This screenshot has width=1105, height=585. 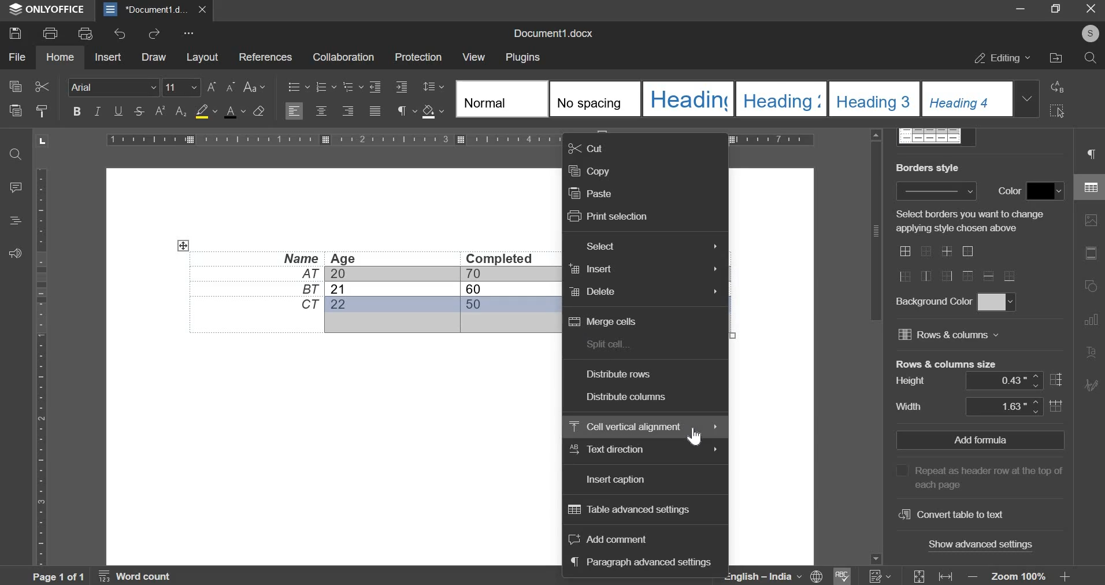 I want to click on distribute columns, so click(x=628, y=397).